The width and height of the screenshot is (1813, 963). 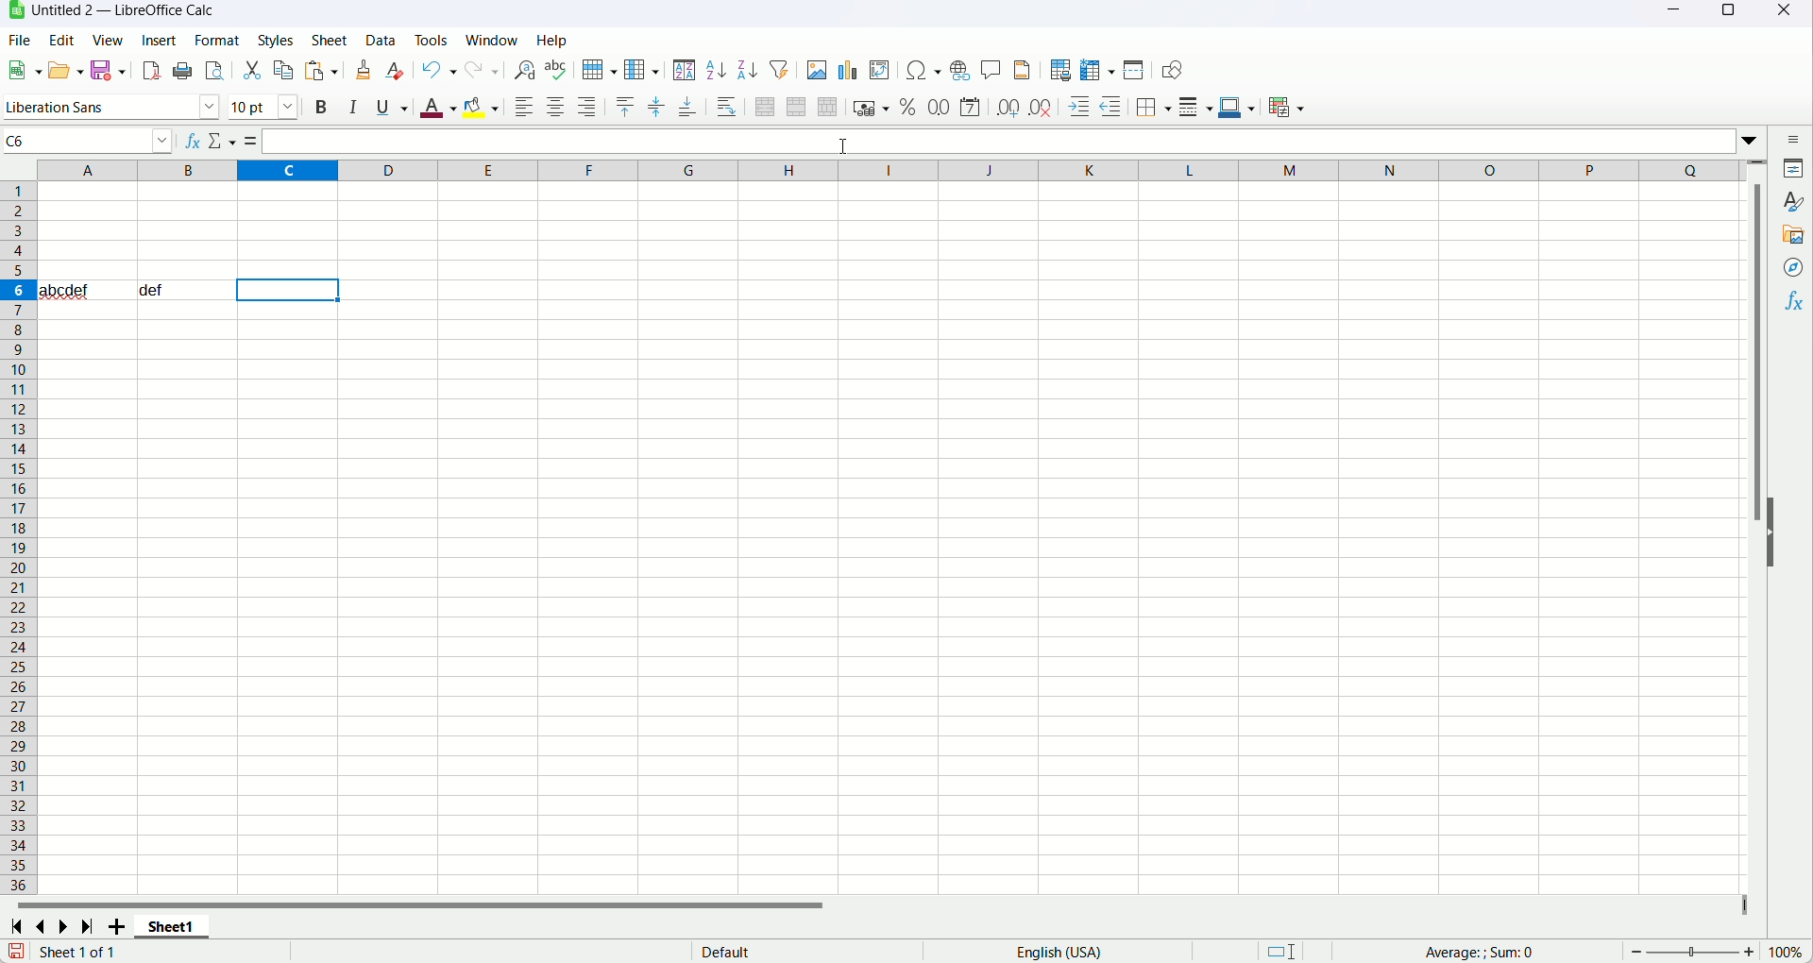 I want to click on maximize, so click(x=1726, y=13).